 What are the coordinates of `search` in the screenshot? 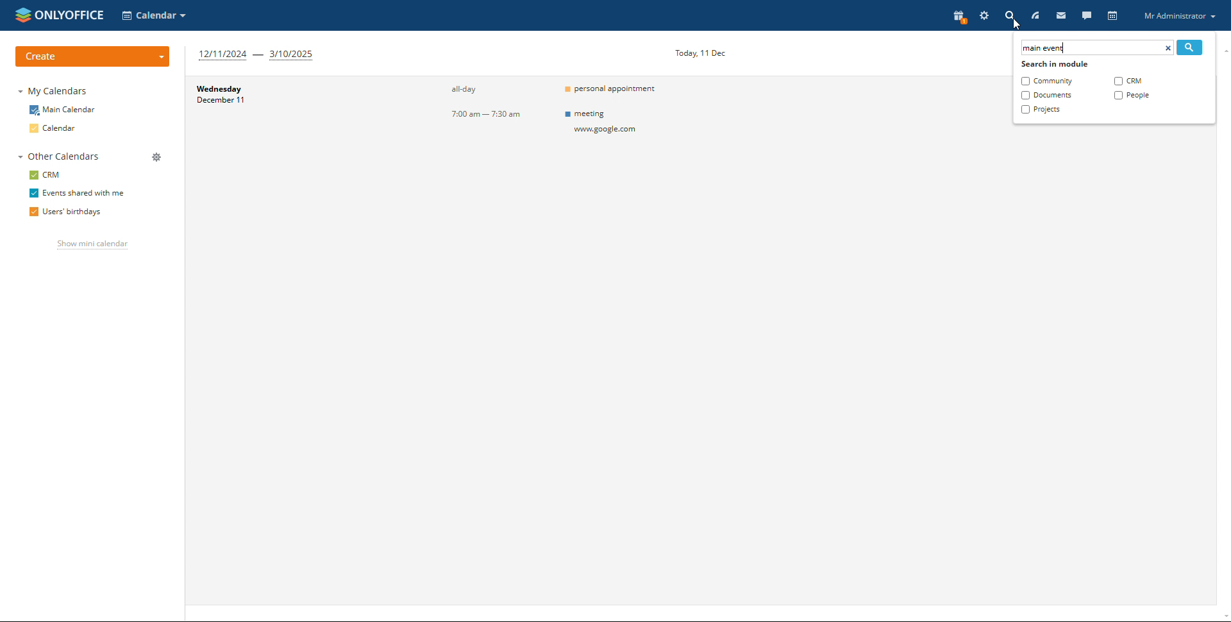 It's located at (1009, 15).